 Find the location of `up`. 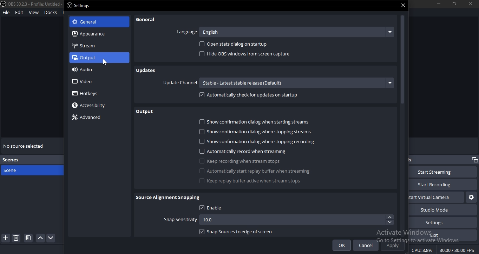

up is located at coordinates (390, 218).